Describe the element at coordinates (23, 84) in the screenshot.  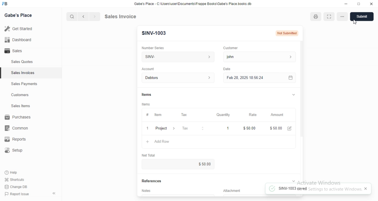
I see `Sales Payments` at that location.